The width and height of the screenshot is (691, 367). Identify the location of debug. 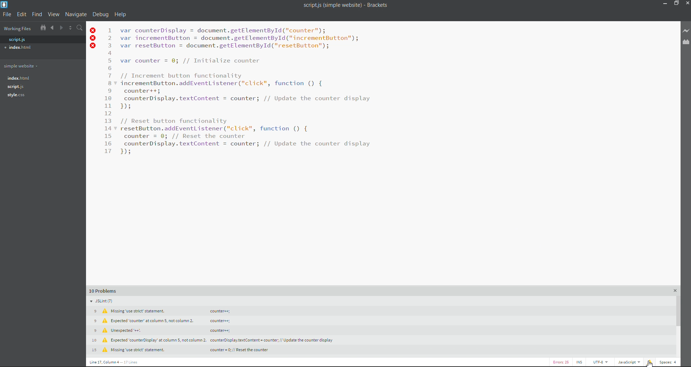
(101, 14).